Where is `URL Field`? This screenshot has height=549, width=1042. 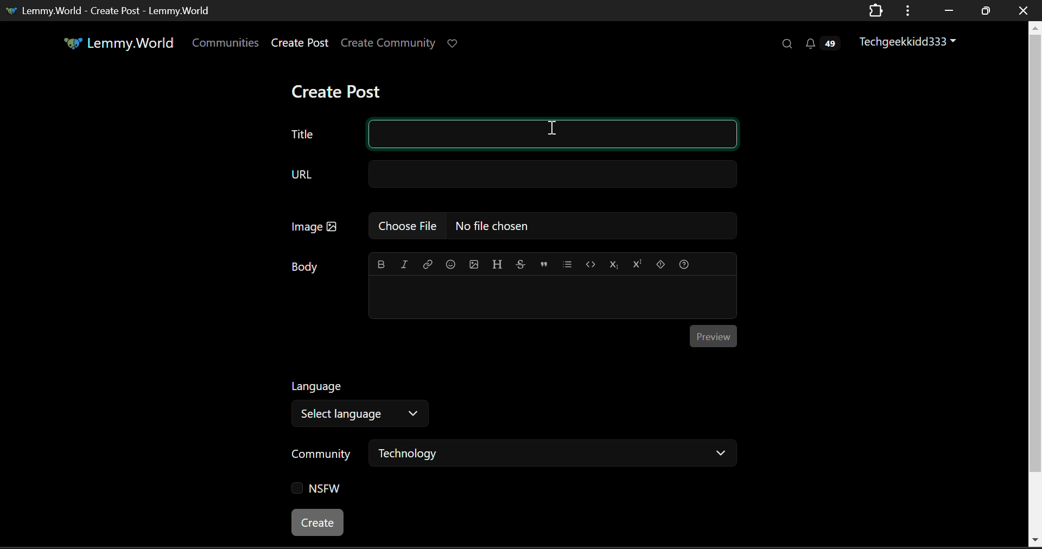
URL Field is located at coordinates (505, 173).